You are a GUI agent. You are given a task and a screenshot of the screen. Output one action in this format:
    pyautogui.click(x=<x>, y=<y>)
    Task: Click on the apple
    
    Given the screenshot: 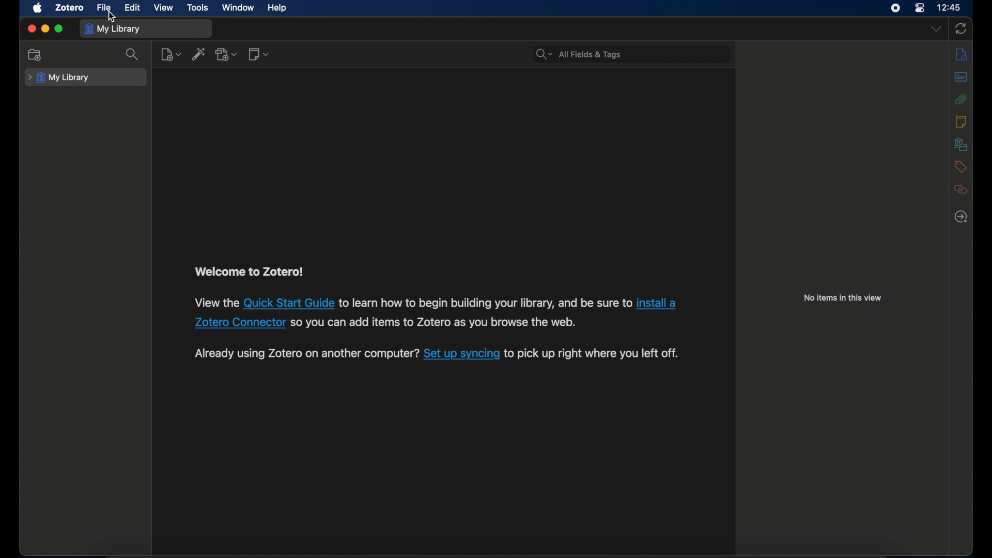 What is the action you would take?
    pyautogui.click(x=38, y=8)
    